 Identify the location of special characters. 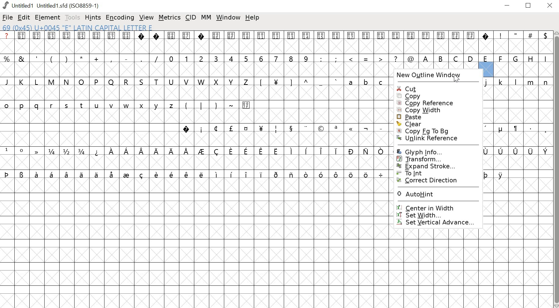
(495, 175).